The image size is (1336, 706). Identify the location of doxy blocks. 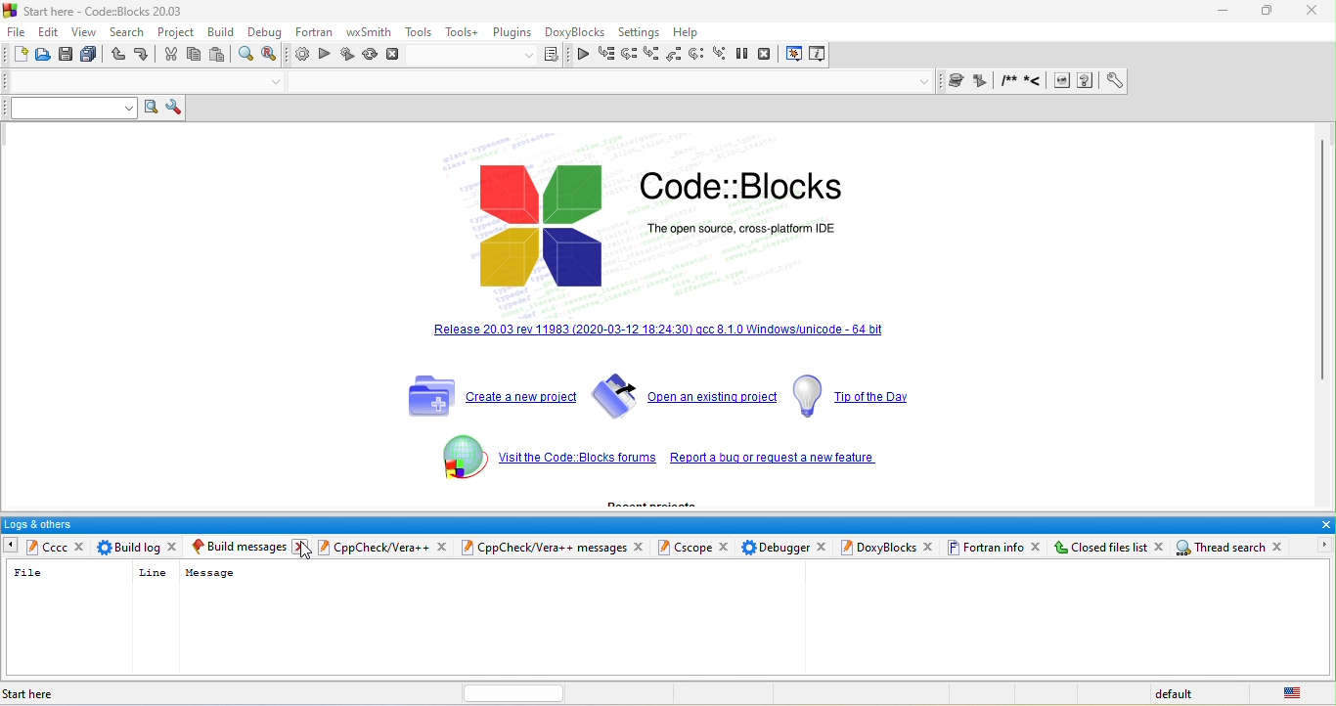
(878, 549).